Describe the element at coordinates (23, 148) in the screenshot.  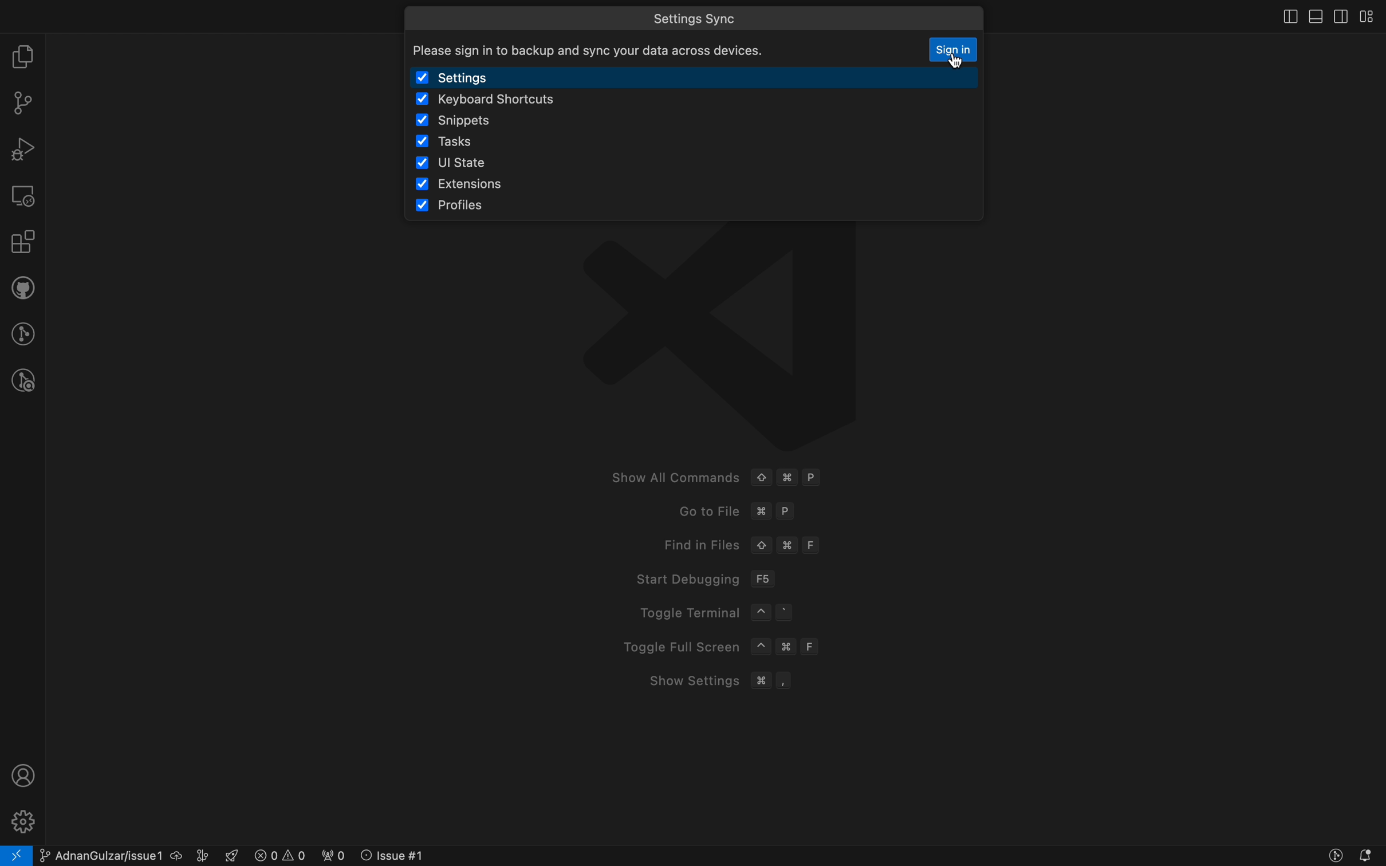
I see `debugger` at that location.